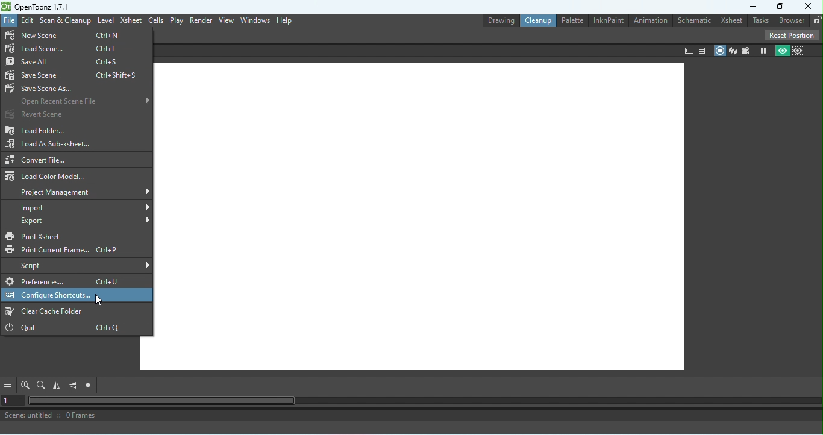  What do you see at coordinates (74, 386) in the screenshot?
I see `Flip vertically` at bounding box center [74, 386].